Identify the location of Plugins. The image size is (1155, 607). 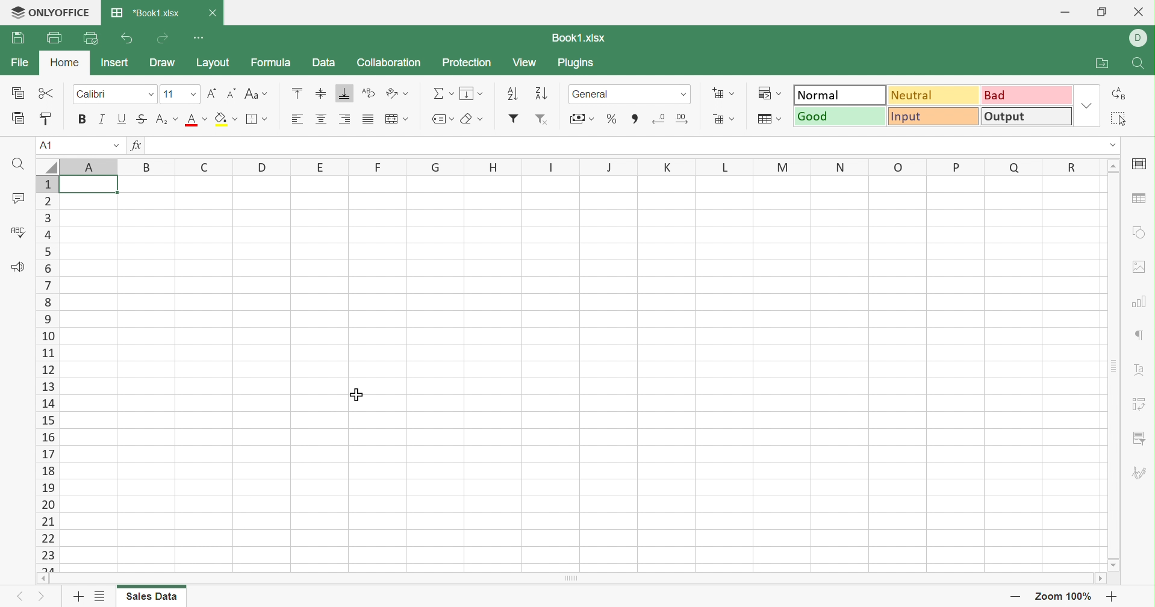
(579, 64).